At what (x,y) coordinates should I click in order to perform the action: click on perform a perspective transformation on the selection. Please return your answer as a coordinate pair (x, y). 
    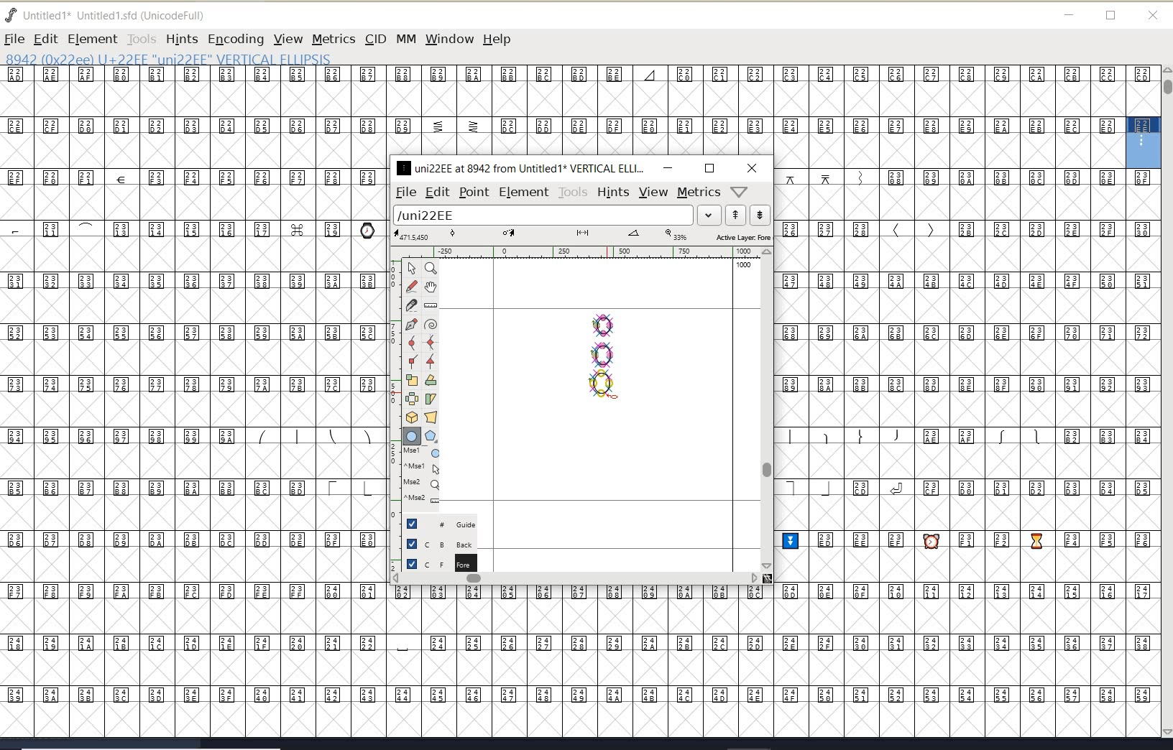
    Looking at the image, I should click on (431, 417).